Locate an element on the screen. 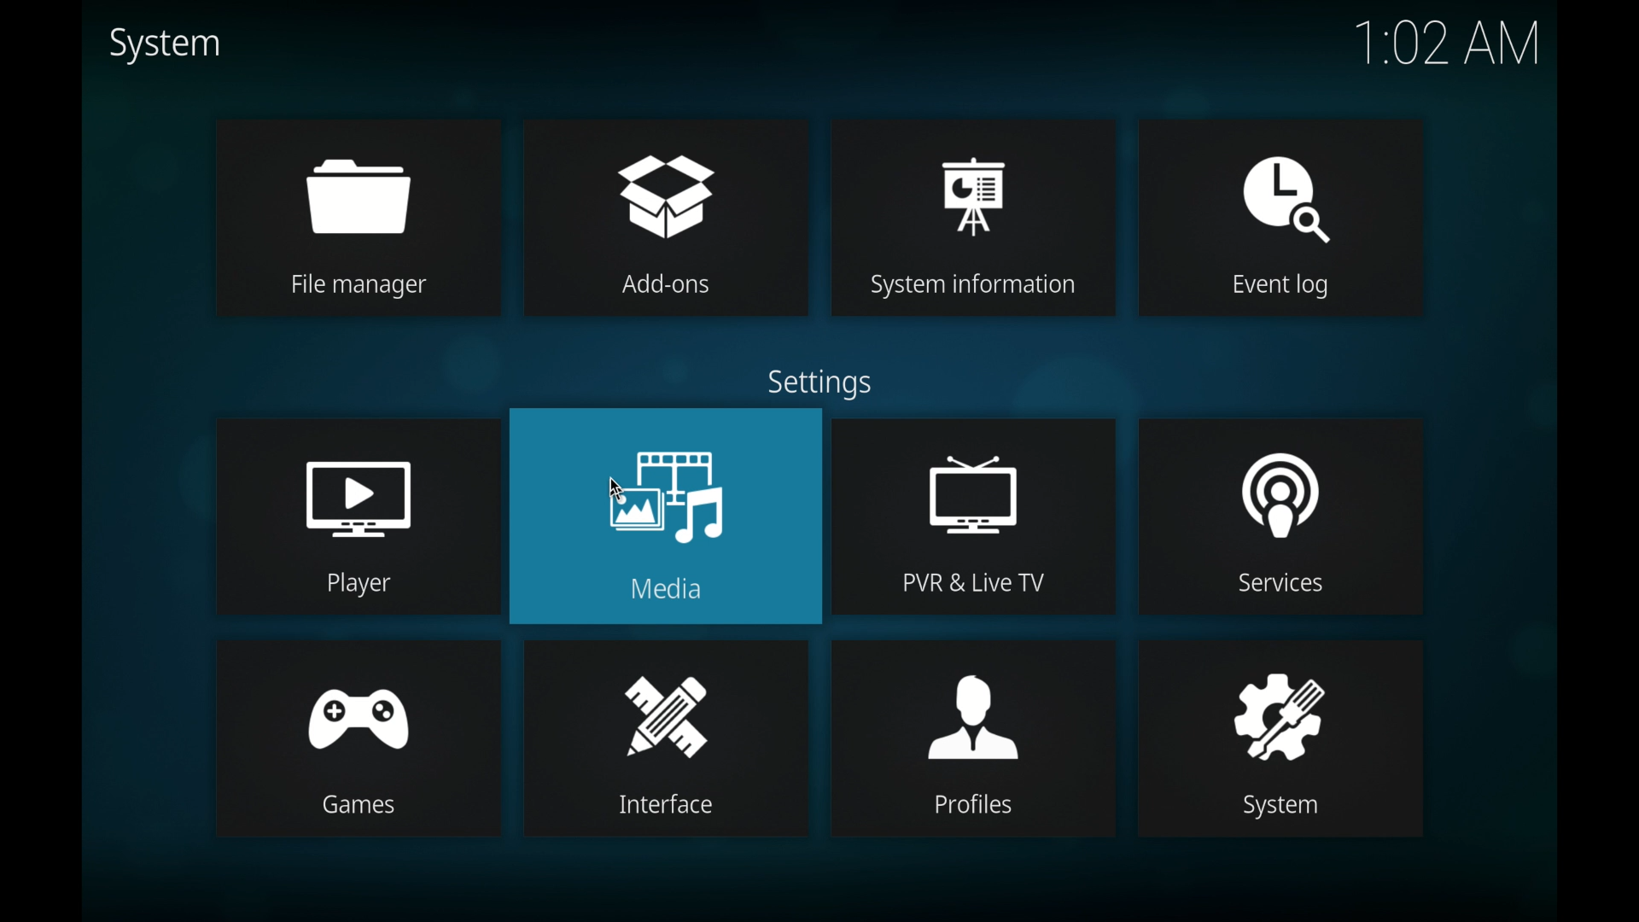 This screenshot has height=922, width=1639. Media is located at coordinates (679, 588).